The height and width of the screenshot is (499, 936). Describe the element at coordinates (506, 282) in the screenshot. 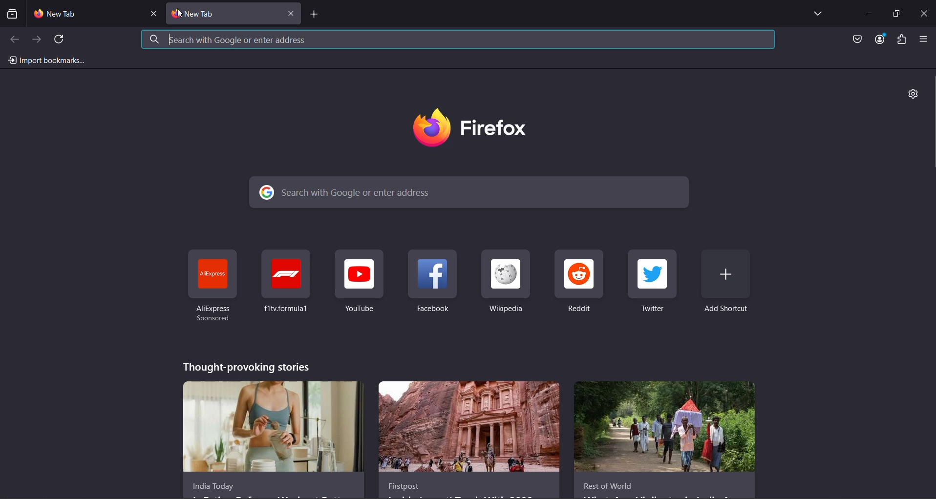

I see `shortcut` at that location.